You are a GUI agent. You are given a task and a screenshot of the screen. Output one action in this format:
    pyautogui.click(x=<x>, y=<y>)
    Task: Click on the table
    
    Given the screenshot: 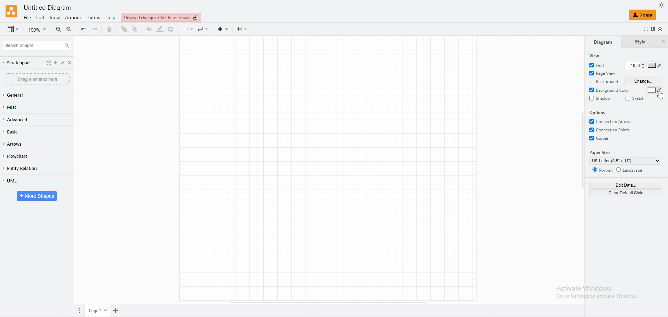 What is the action you would take?
    pyautogui.click(x=244, y=29)
    